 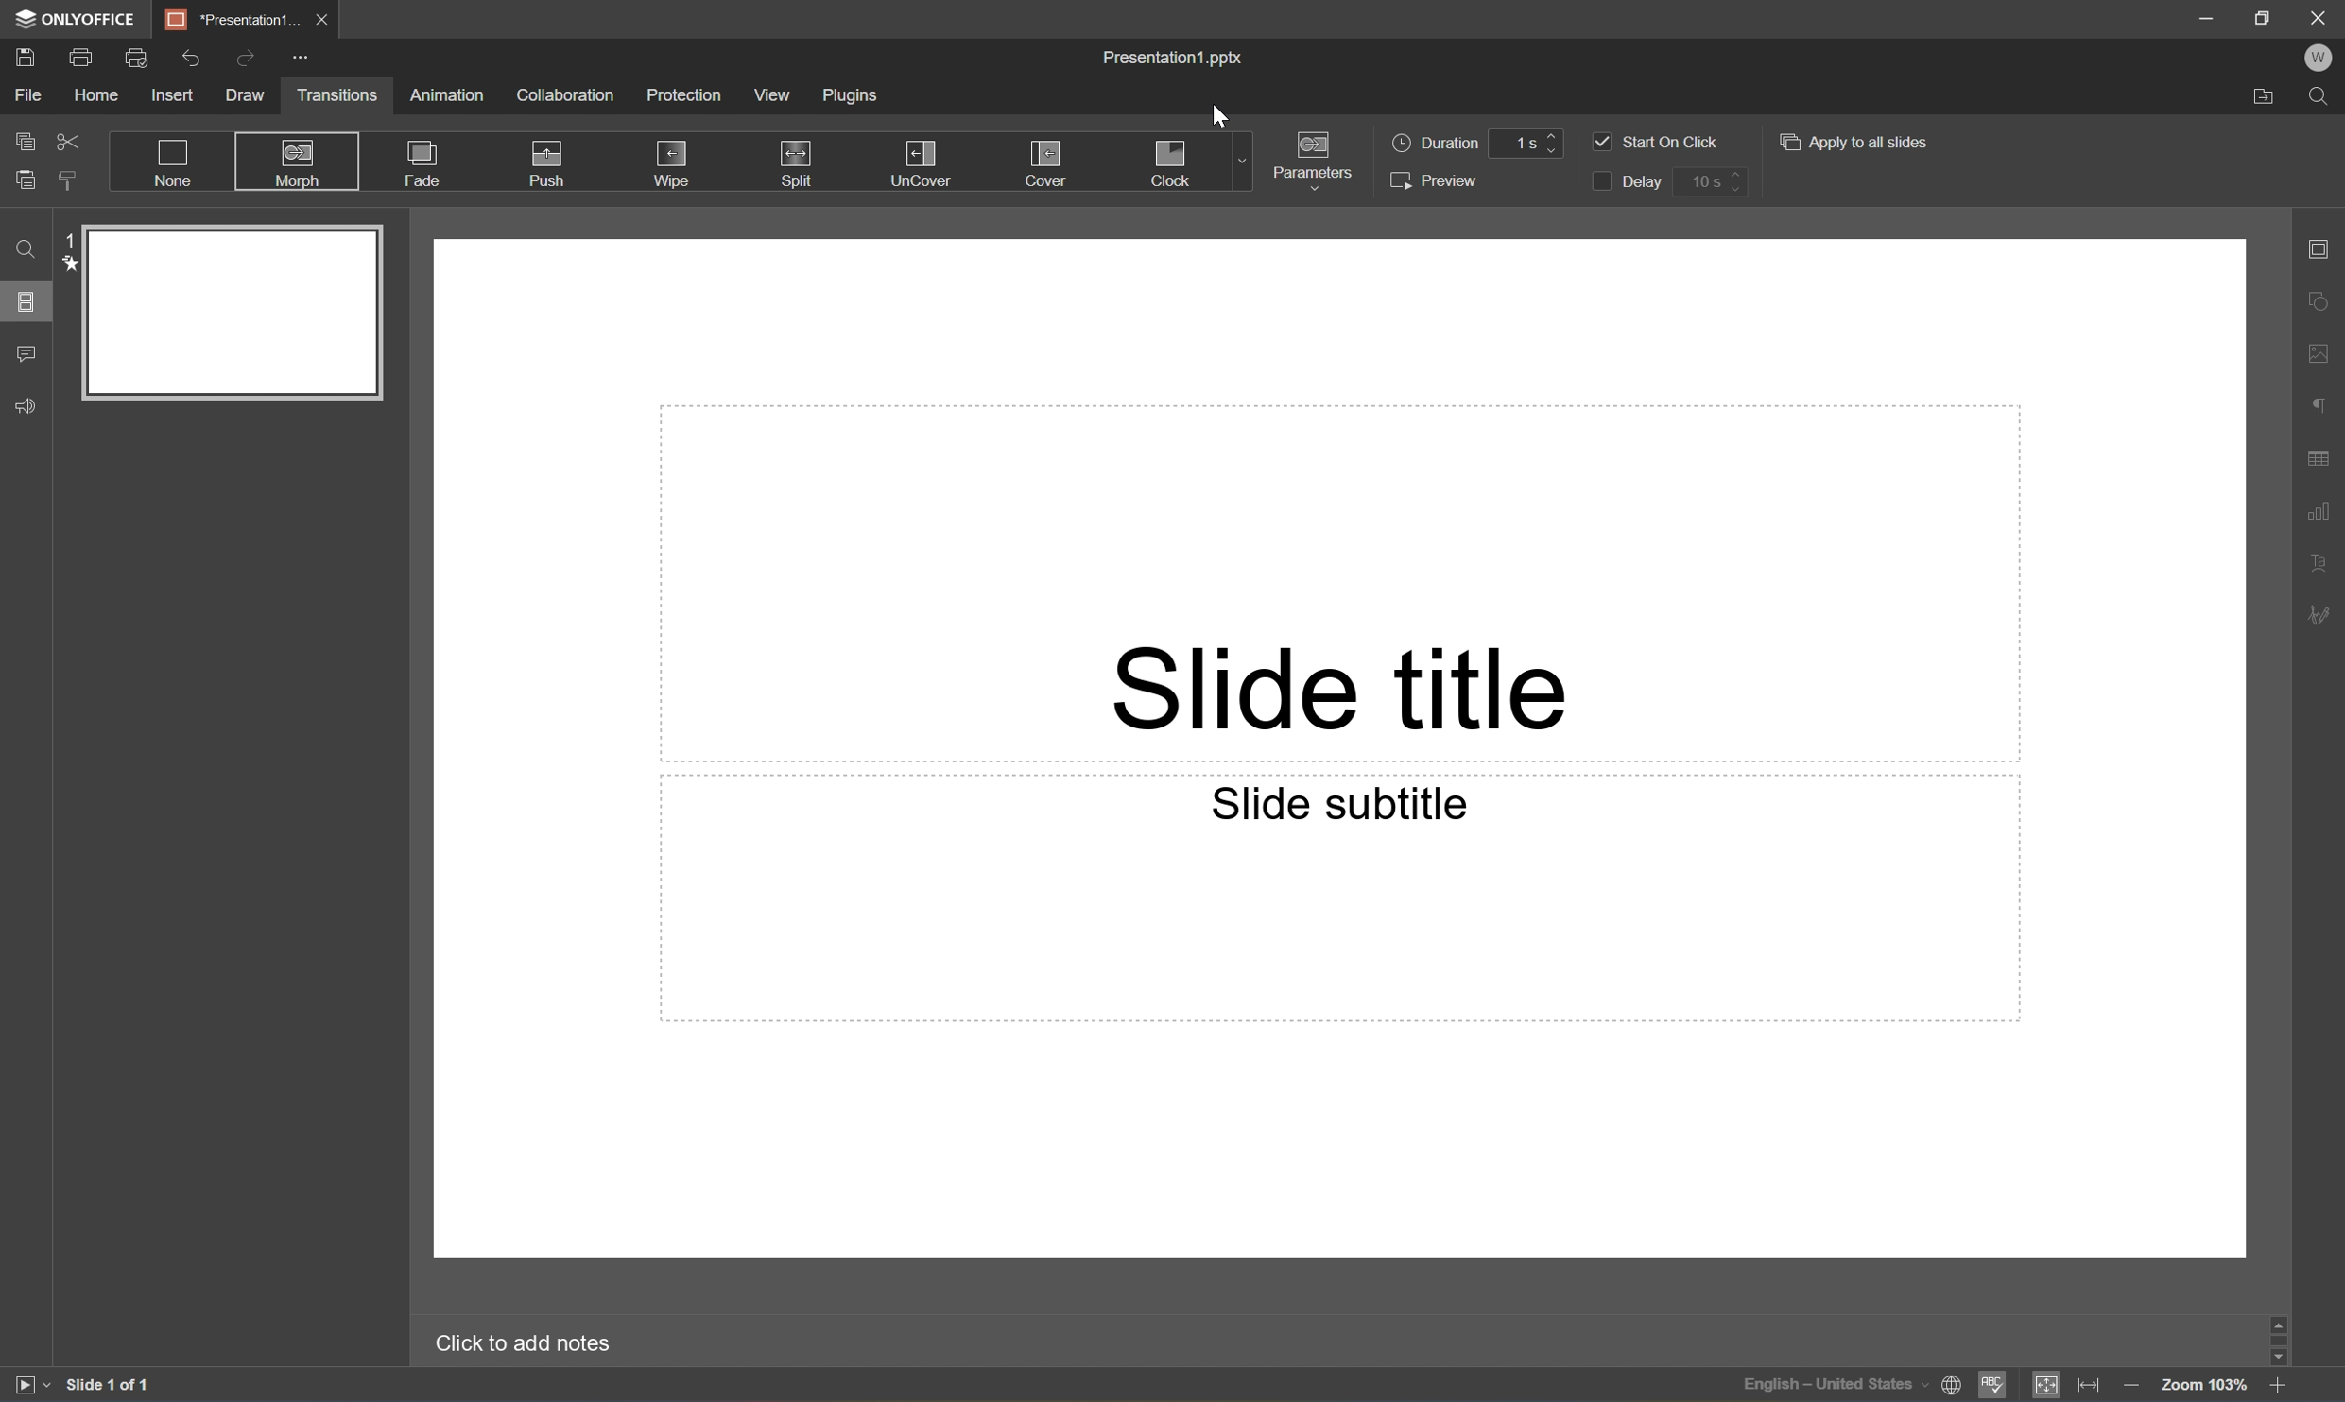 What do you see at coordinates (324, 20) in the screenshot?
I see `Close` at bounding box center [324, 20].